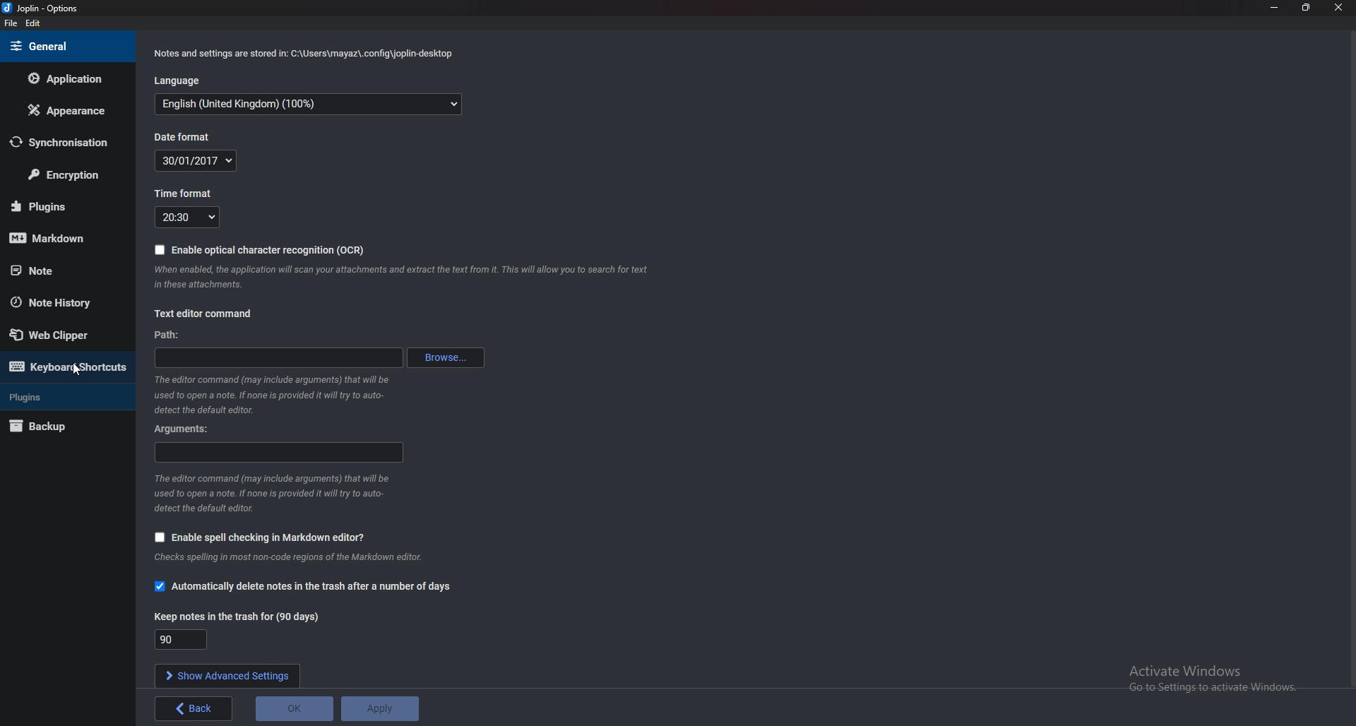 This screenshot has width=1356, height=726. Describe the element at coordinates (194, 708) in the screenshot. I see `back` at that location.